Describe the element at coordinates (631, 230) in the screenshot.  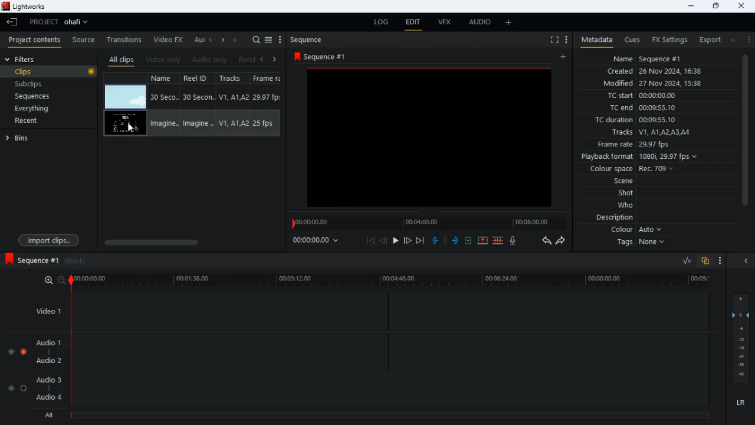
I see `colour` at that location.